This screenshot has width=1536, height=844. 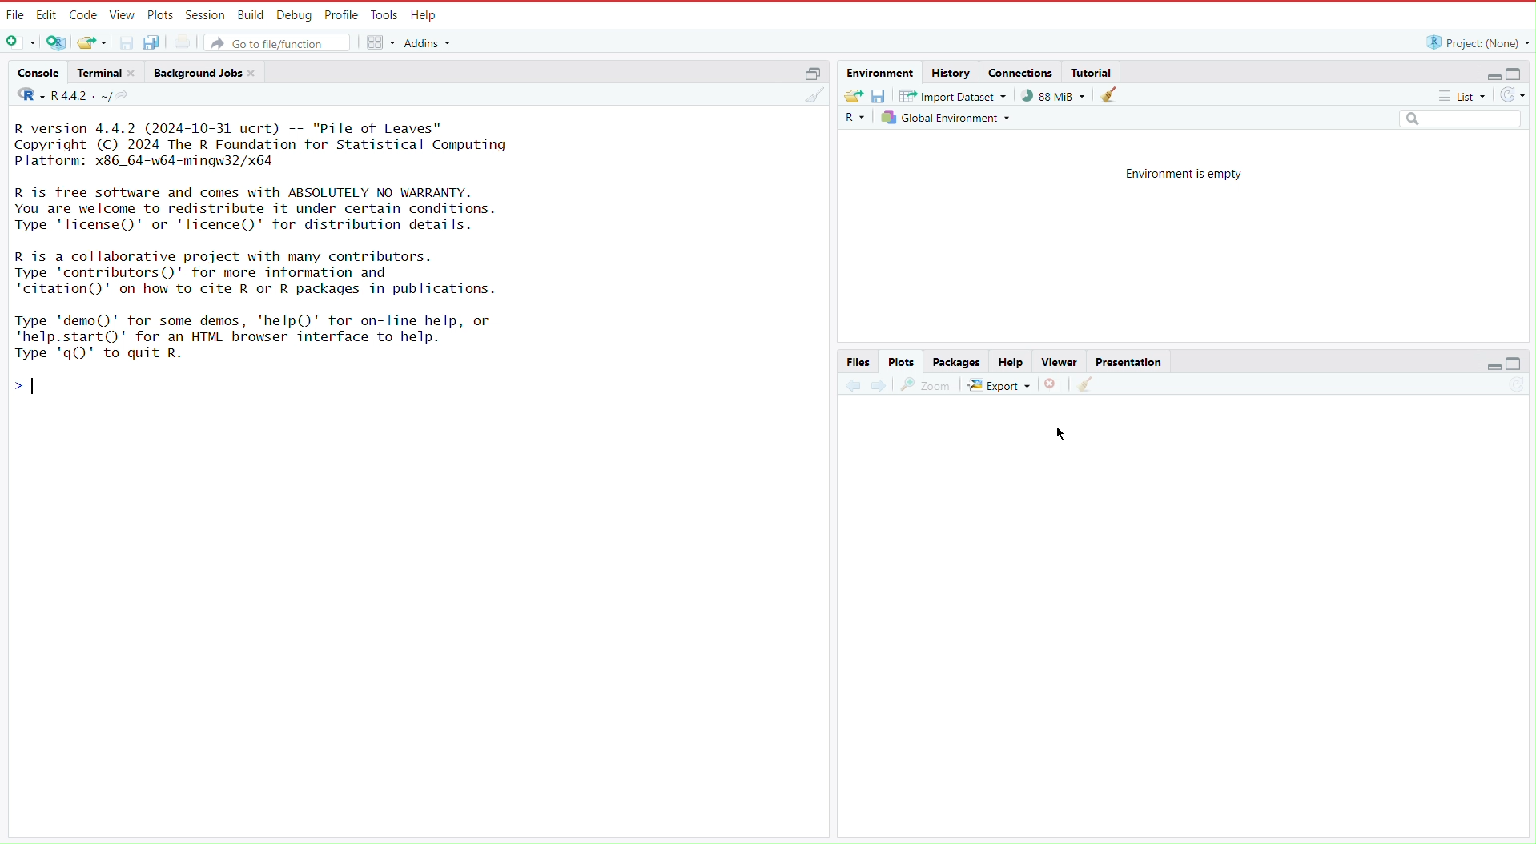 I want to click on R version 4.4.2 (2024-10-51 ucrt) -- "Pile of Leaves"
Copyright (C) 2024 The R Foundation for Statistical Computing
Platform: x86_64-w64-mingw32/x64

R is free software and comes with ABSOLUTELY NO WARRANTY.
You are welcome to redistribute it under certain conditions.
Type 'Ticense()' or 'licence(D' for distribution details.

R is a collaborative project with many contributors.

Type 'contributors()' for more information and

‘citation()' on how to cite R or R packages in publications.
Type 'demo()' for some demos, 'help()' for on-line help, or
'help.start()' for an HTML browser interface to help.

Type 'qQ)' to quit R., so click(x=288, y=243).